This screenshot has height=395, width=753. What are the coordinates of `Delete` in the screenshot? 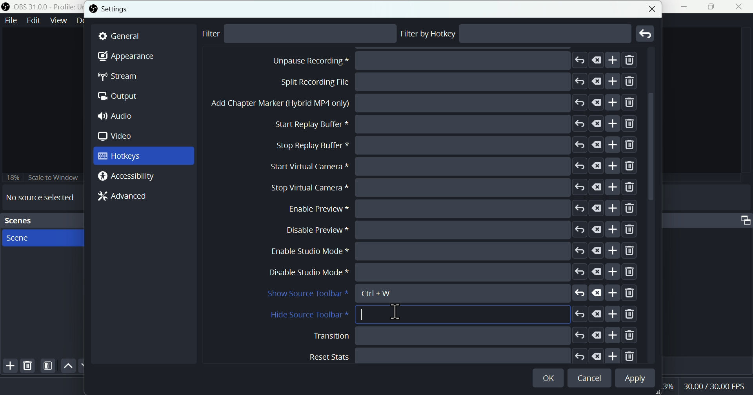 It's located at (28, 366).